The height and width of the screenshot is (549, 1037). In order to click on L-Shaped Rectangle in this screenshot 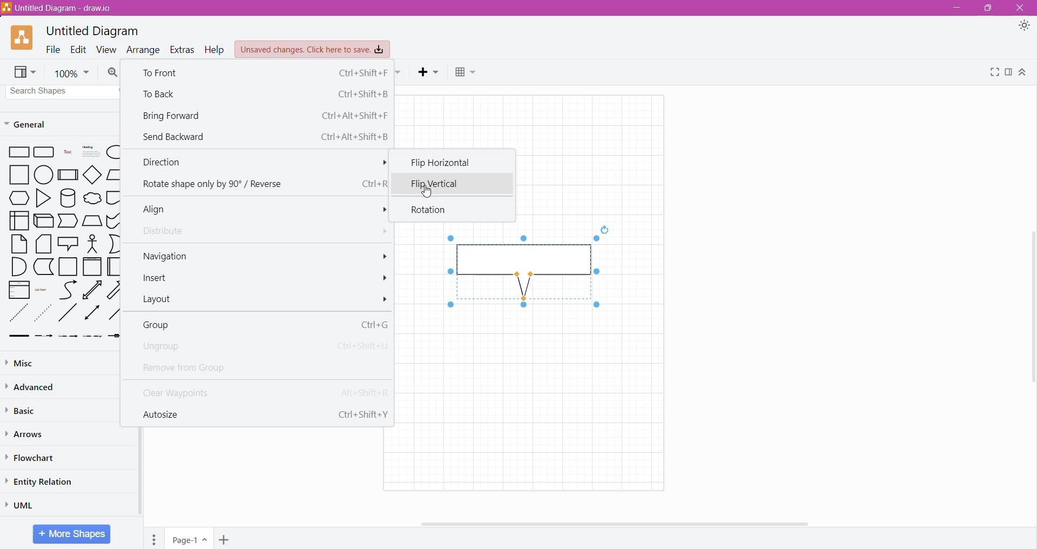, I will do `click(43, 267)`.